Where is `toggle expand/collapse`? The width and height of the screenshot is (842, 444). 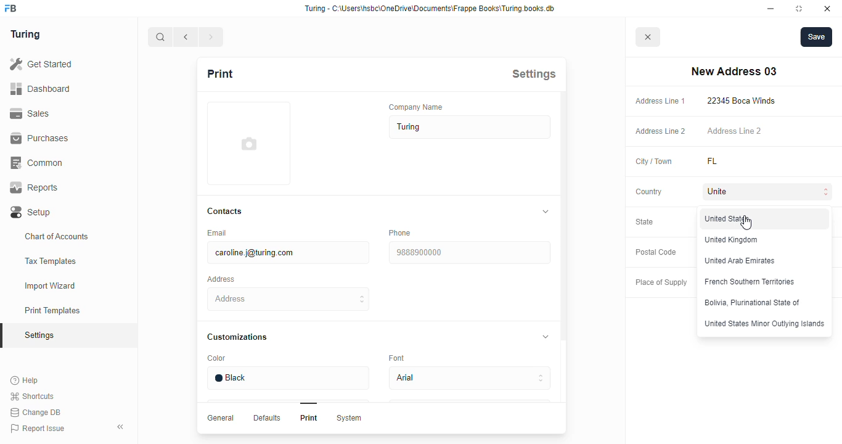
toggle expand/collapse is located at coordinates (543, 335).